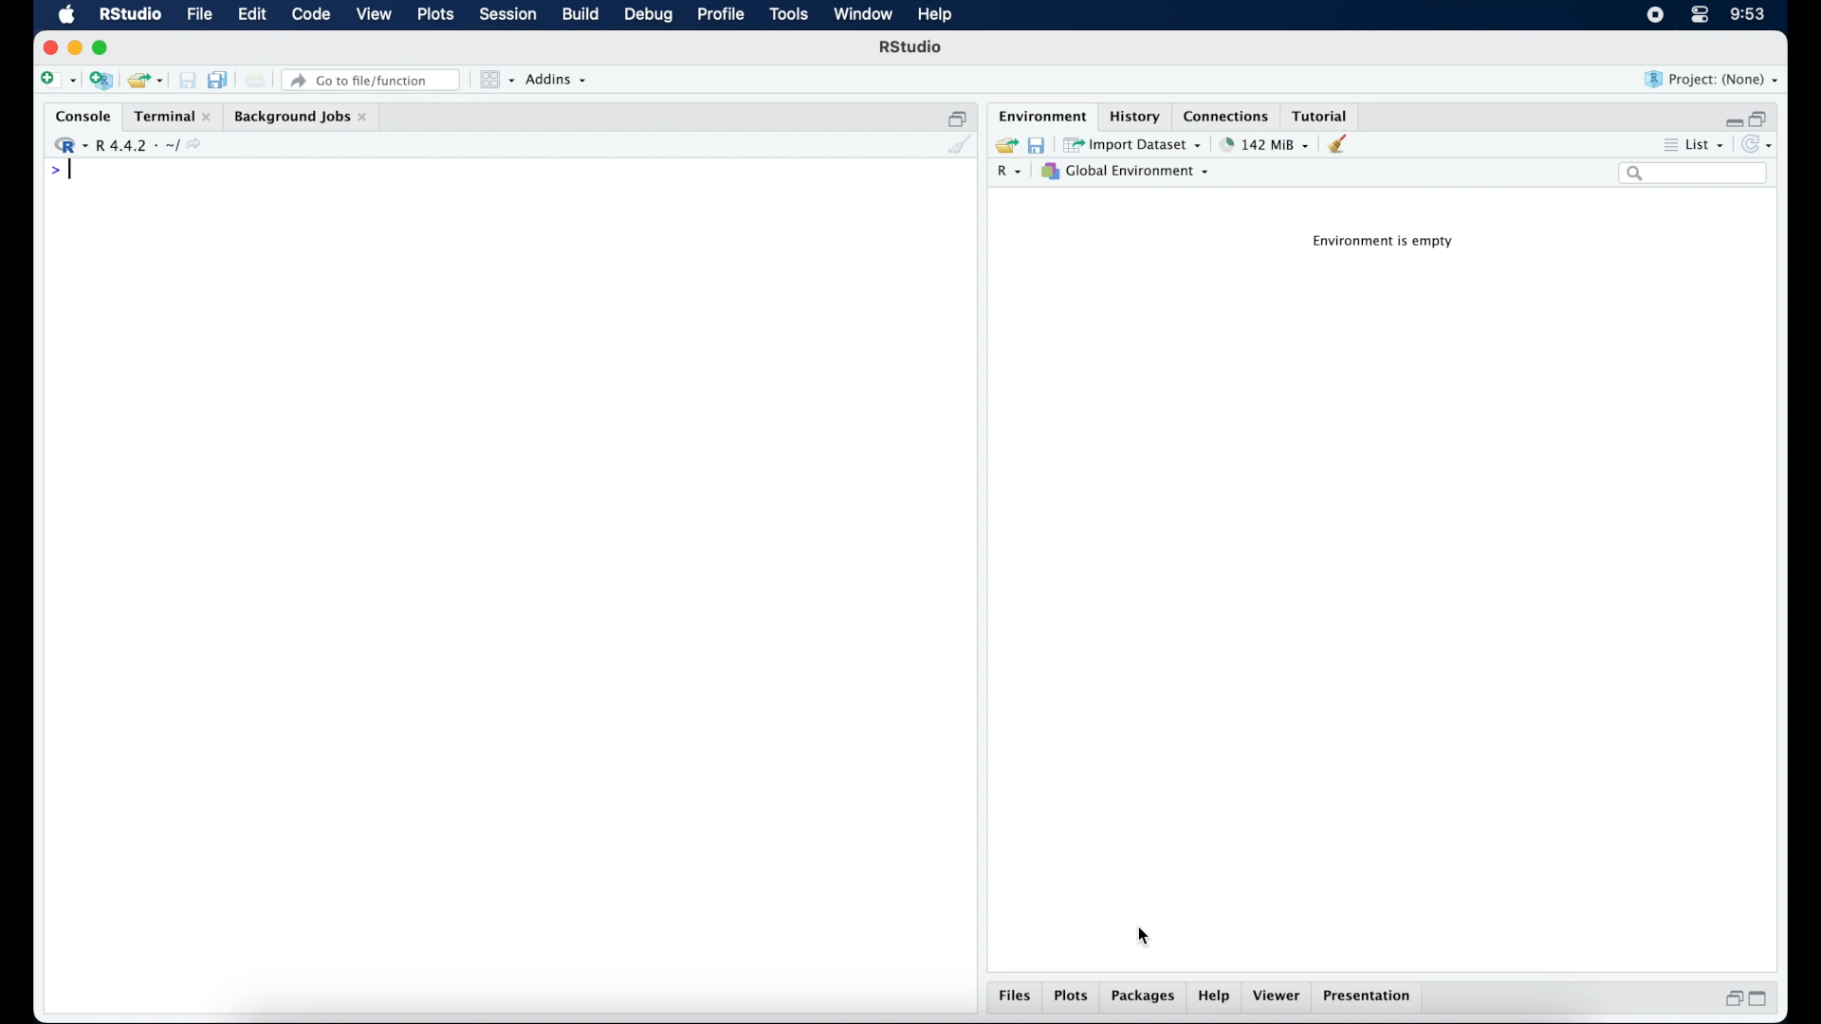 Image resolution: width=1821 pixels, height=1024 pixels. I want to click on workspace panes, so click(496, 80).